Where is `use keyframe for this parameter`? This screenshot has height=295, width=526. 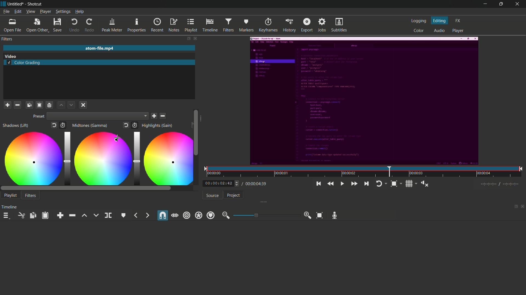 use keyframe for this parameter is located at coordinates (135, 125).